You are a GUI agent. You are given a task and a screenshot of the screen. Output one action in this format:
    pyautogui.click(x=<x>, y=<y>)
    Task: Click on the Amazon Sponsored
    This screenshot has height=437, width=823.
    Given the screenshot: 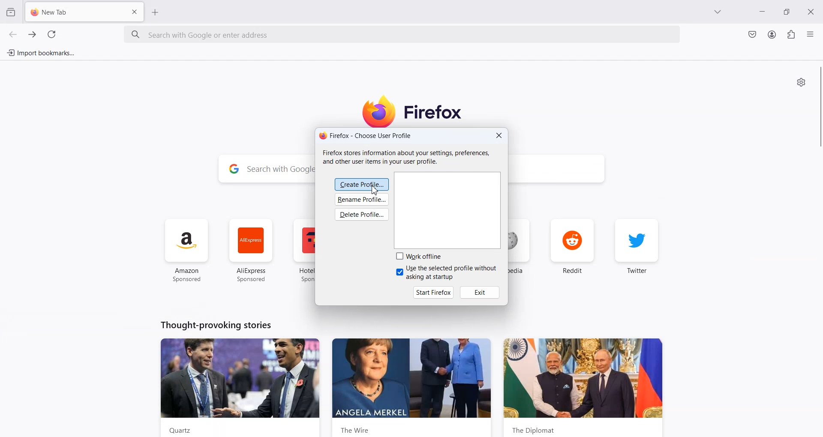 What is the action you would take?
    pyautogui.click(x=187, y=251)
    